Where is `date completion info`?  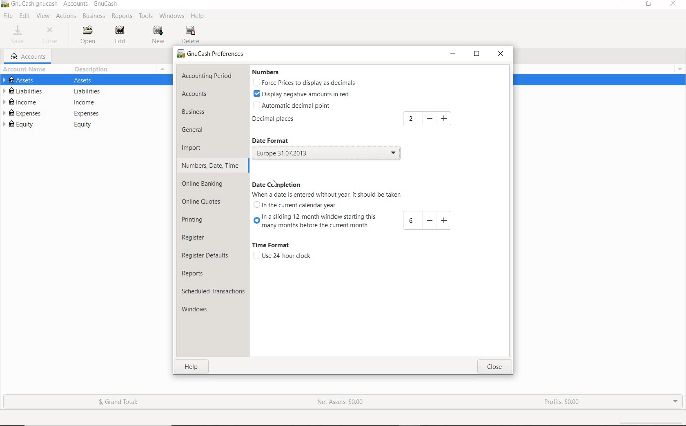
date completion info is located at coordinates (330, 195).